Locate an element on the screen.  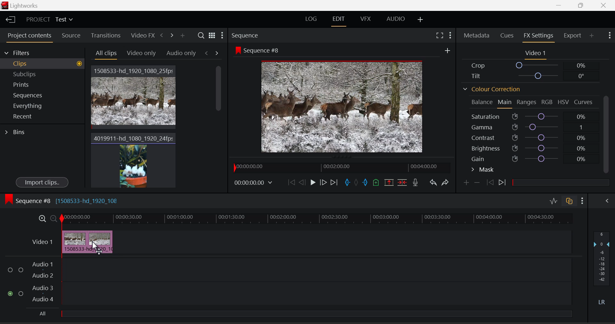
Remove All Marks is located at coordinates (357, 182).